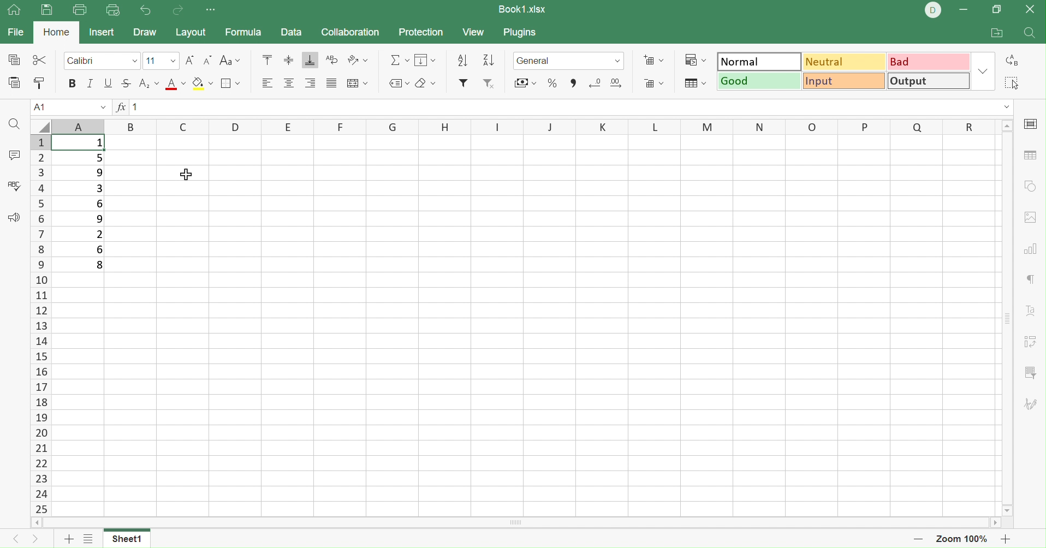  What do you see at coordinates (100, 249) in the screenshot?
I see `6` at bounding box center [100, 249].